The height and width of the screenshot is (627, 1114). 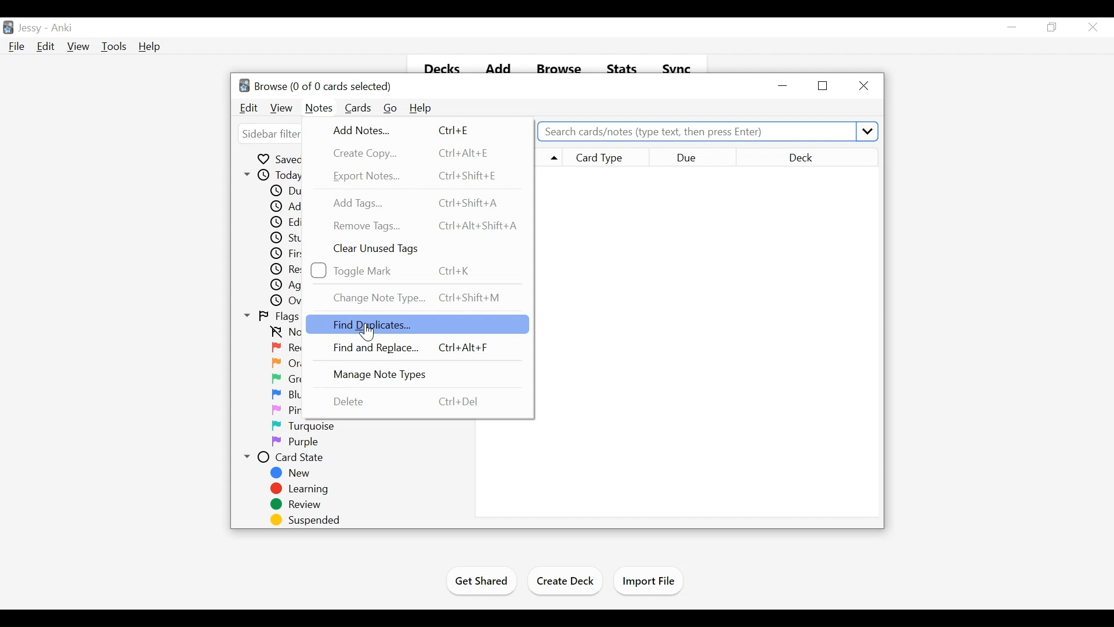 What do you see at coordinates (319, 109) in the screenshot?
I see `Notes` at bounding box center [319, 109].